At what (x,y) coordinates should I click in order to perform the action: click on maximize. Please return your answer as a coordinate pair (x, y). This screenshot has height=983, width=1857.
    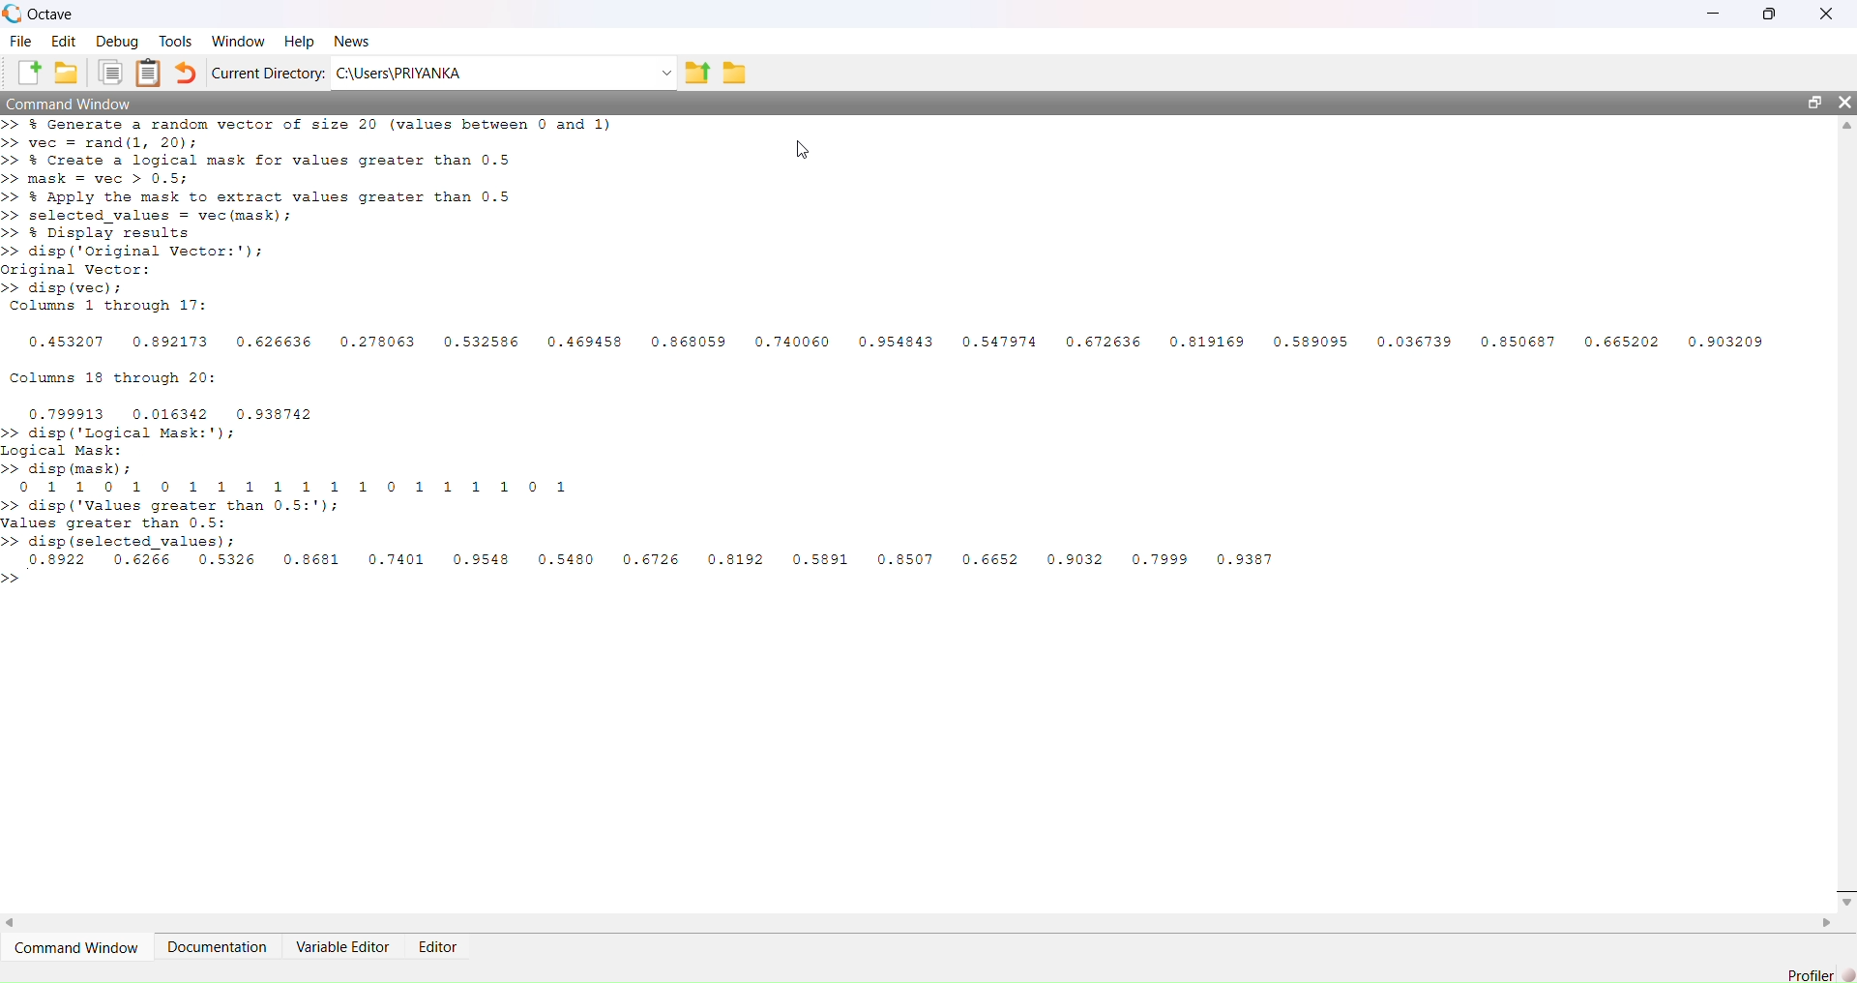
    Looking at the image, I should click on (1815, 102).